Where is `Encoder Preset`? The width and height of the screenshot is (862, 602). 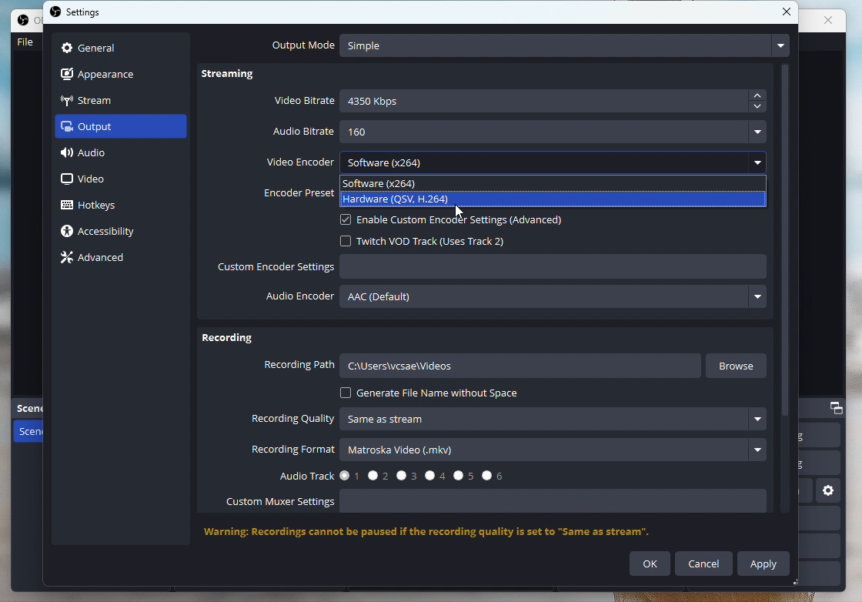
Encoder Preset is located at coordinates (295, 190).